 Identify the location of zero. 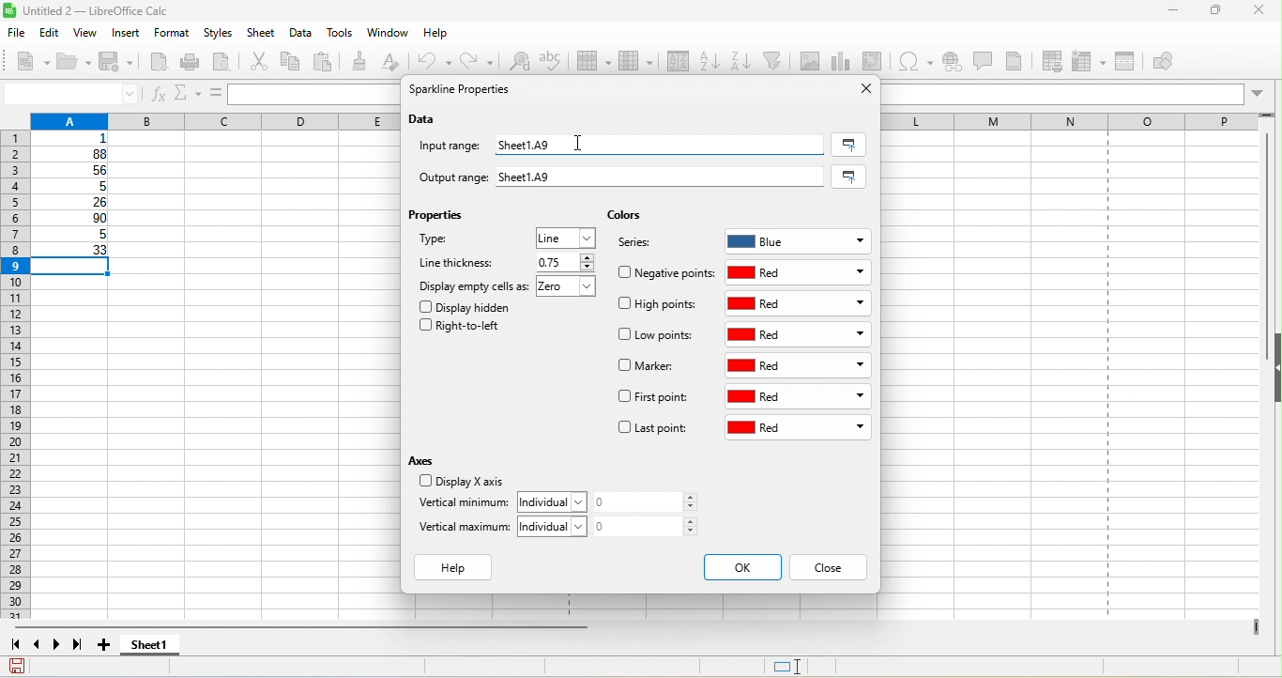
(571, 288).